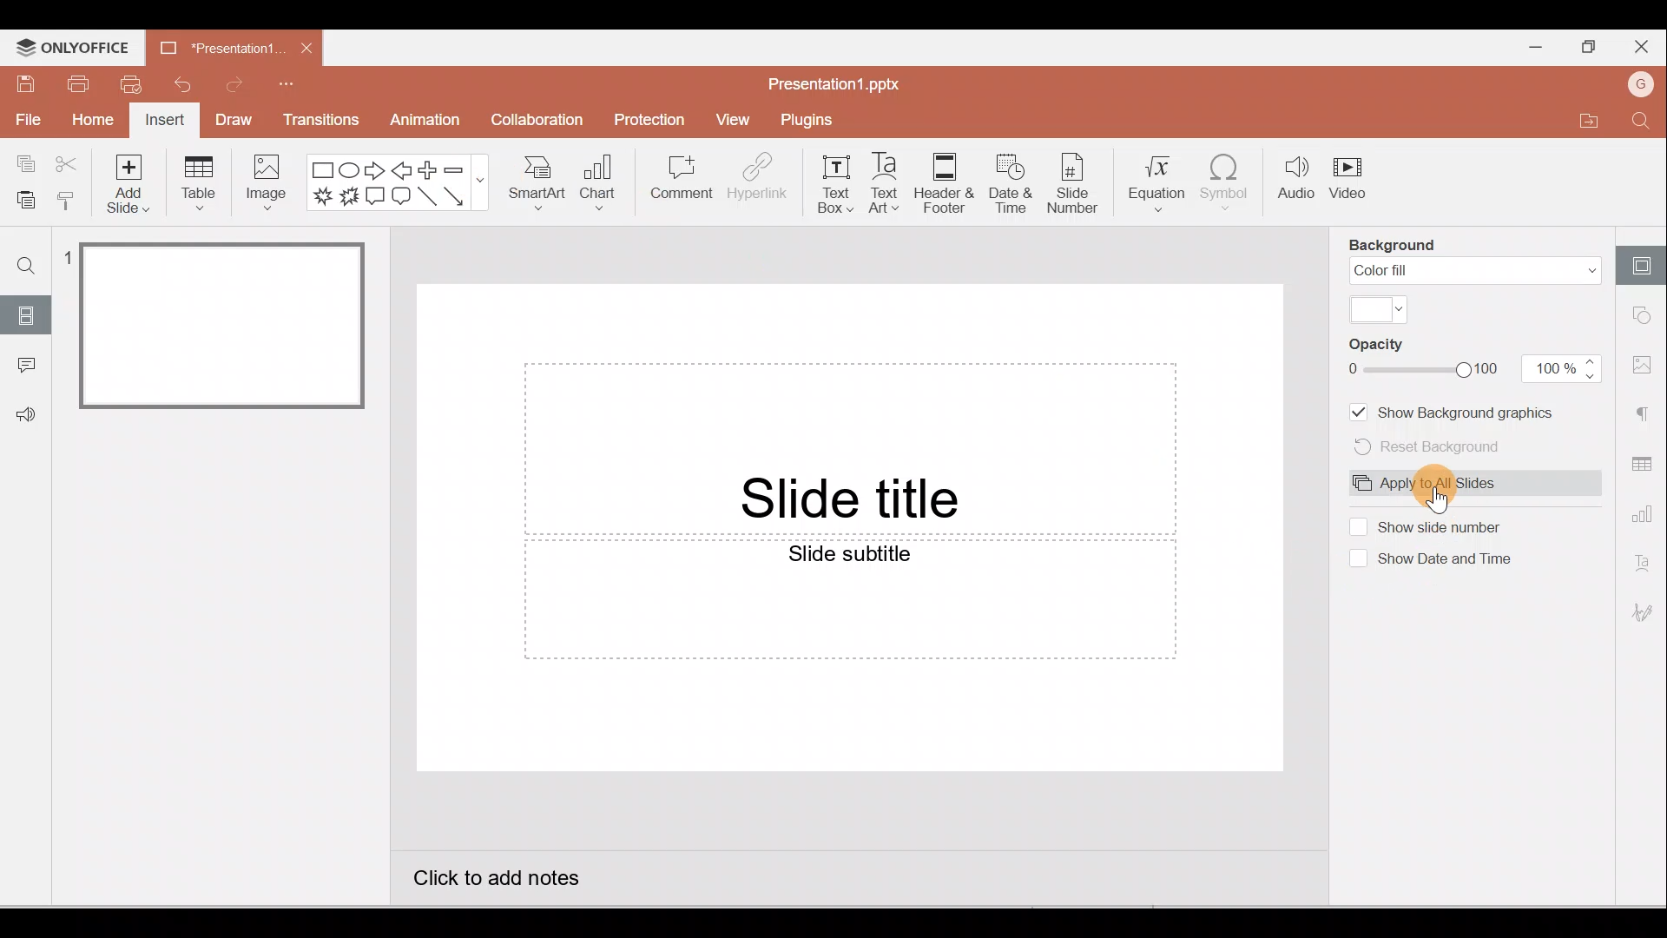 The image size is (1667, 938). What do you see at coordinates (482, 180) in the screenshot?
I see `show more` at bounding box center [482, 180].